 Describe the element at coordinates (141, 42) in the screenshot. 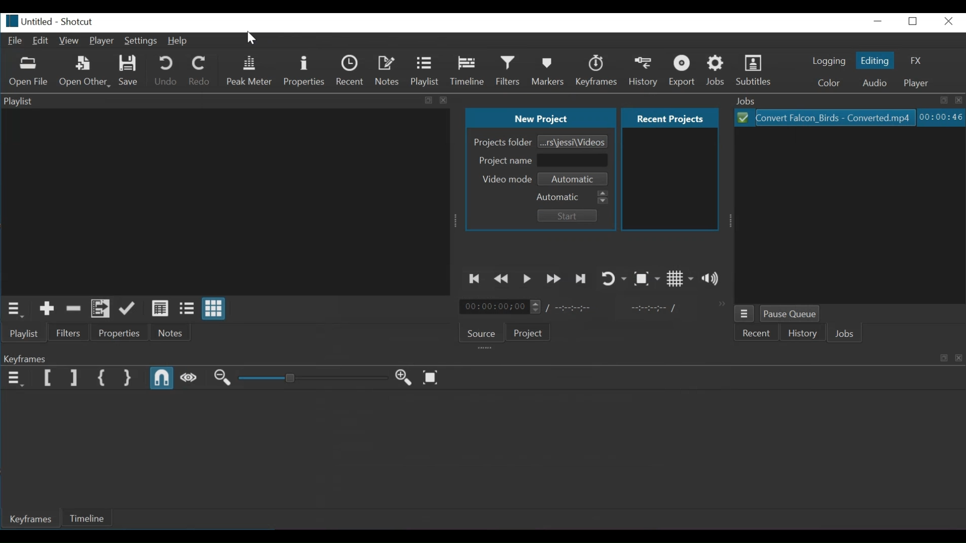

I see `Settings` at that location.